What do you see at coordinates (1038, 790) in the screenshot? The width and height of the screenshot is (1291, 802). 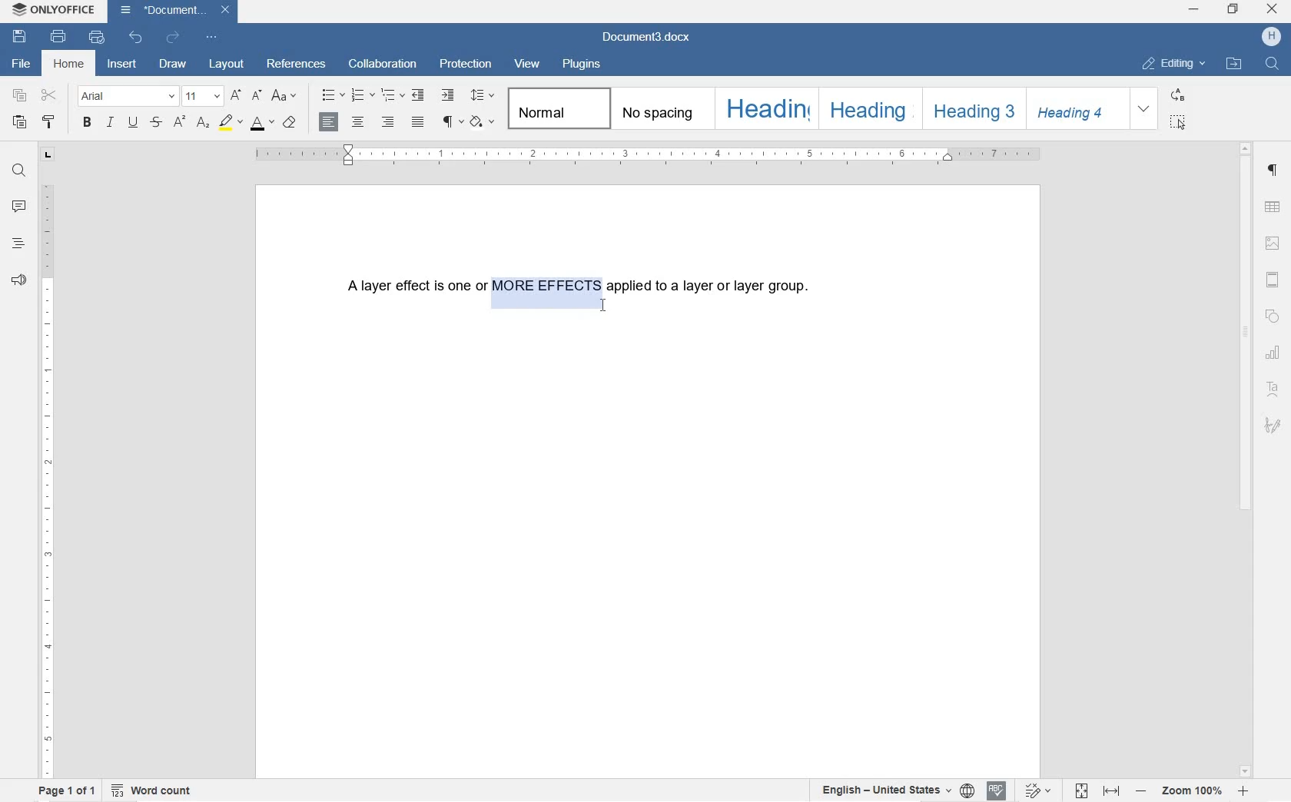 I see `TRACK CHANGES` at bounding box center [1038, 790].